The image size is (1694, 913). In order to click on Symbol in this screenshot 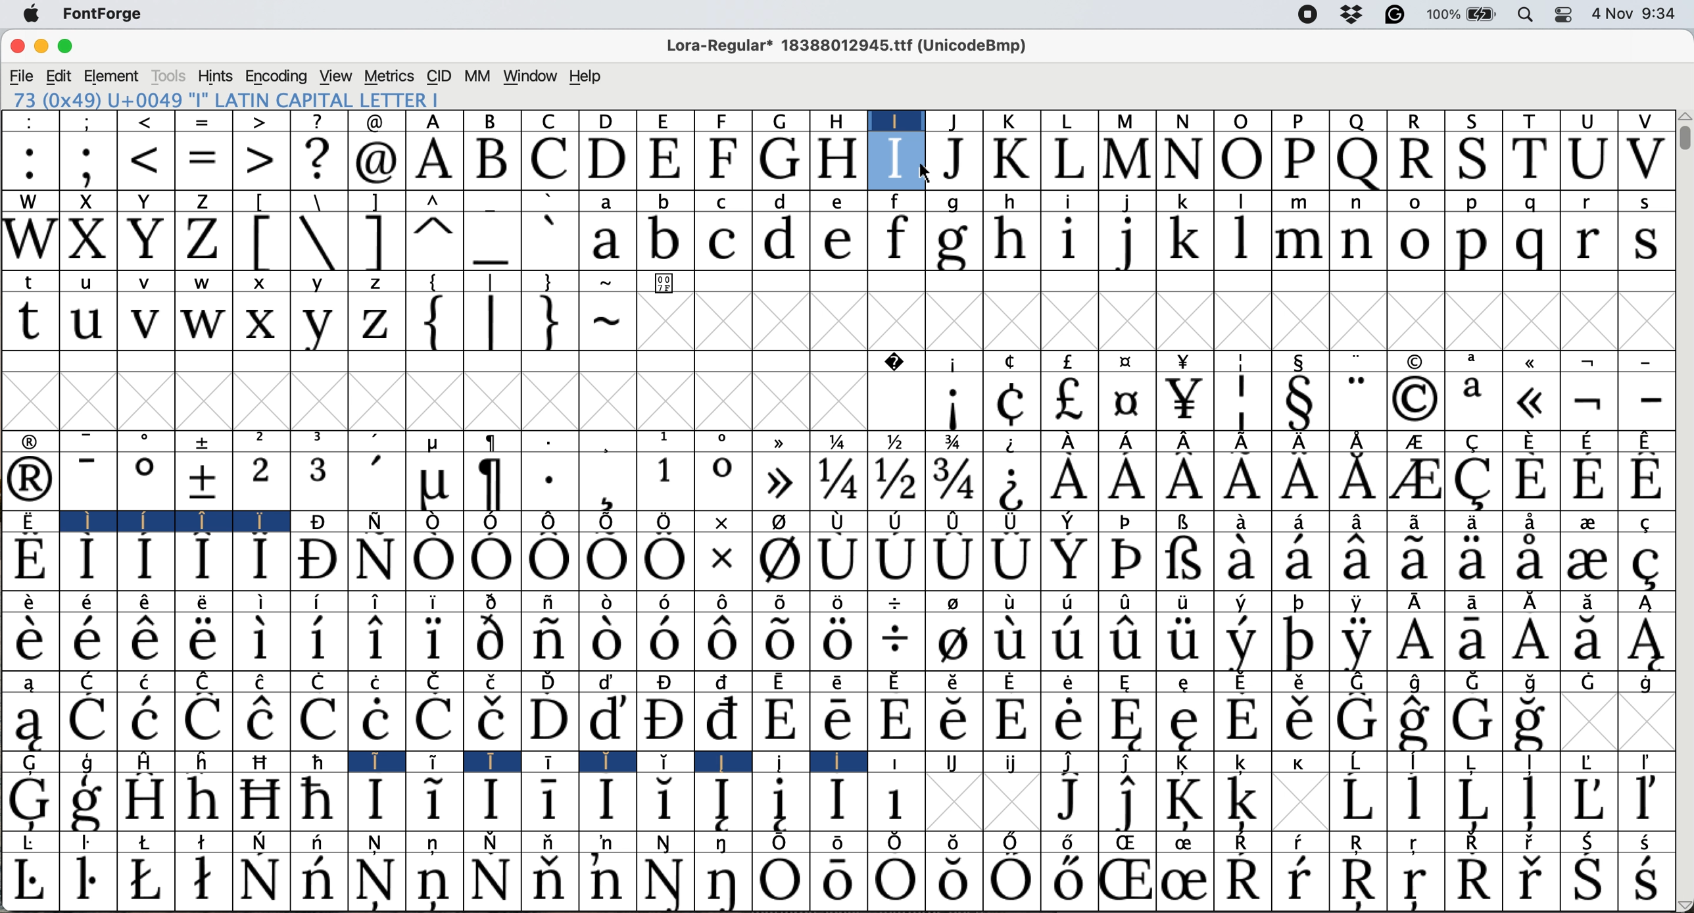, I will do `click(1355, 479)`.